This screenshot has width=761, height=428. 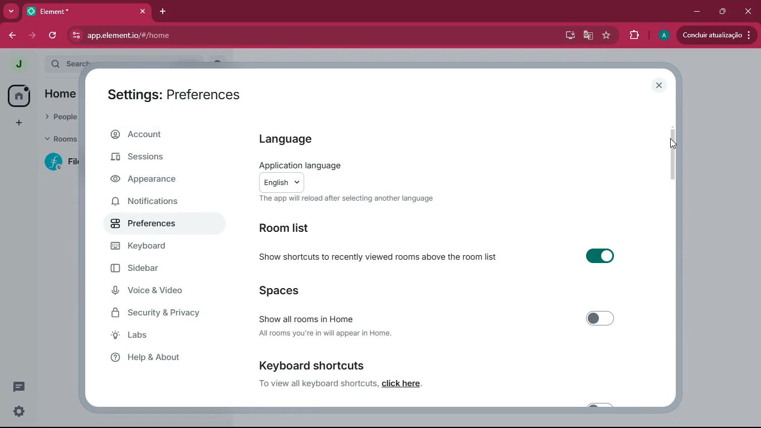 I want to click on english, so click(x=280, y=182).